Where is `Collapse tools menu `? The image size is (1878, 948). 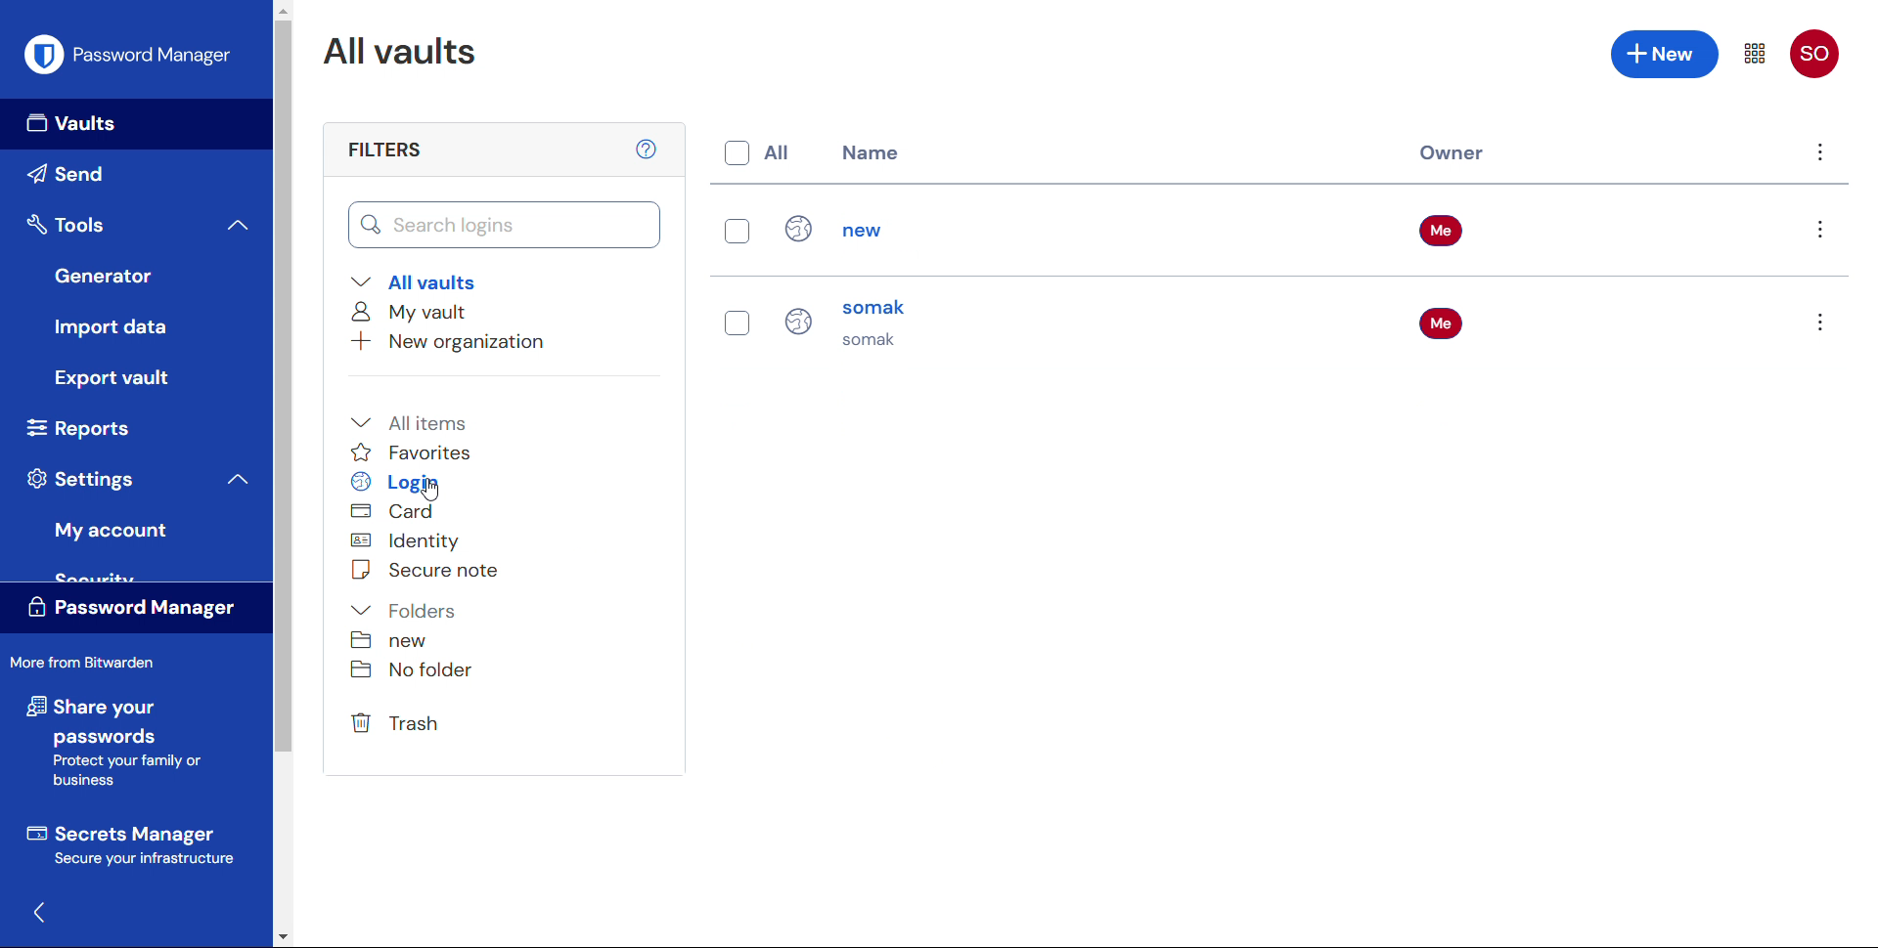
Collapse tools menu  is located at coordinates (237, 224).